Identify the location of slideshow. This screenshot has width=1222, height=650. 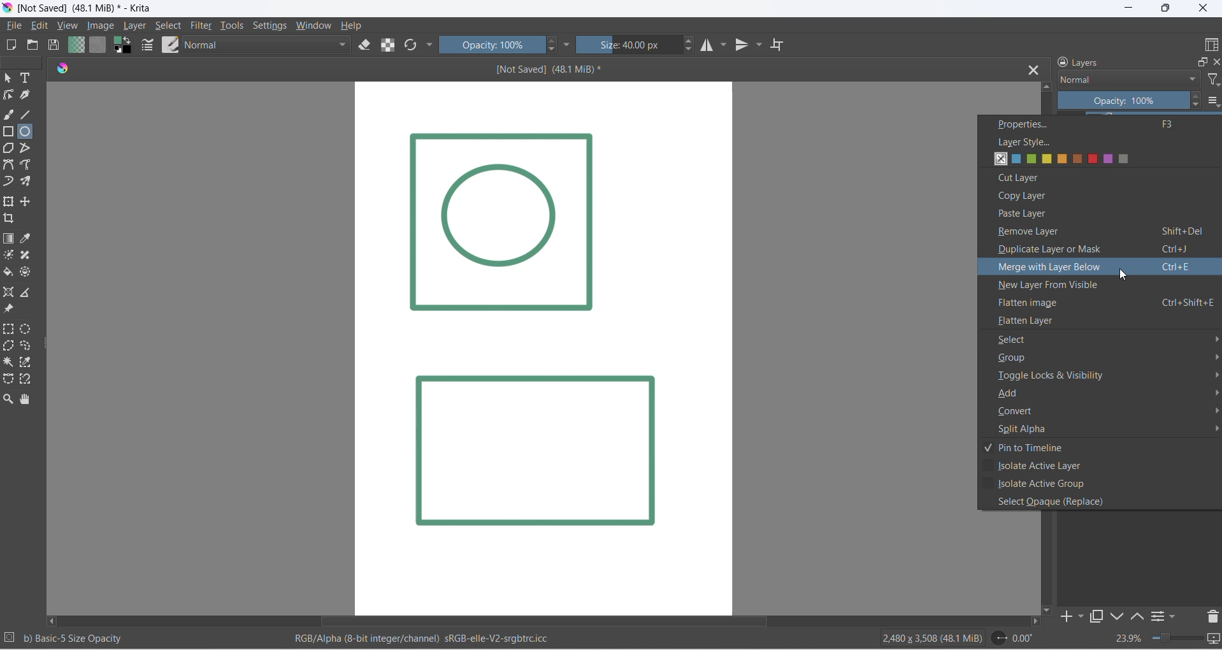
(1214, 640).